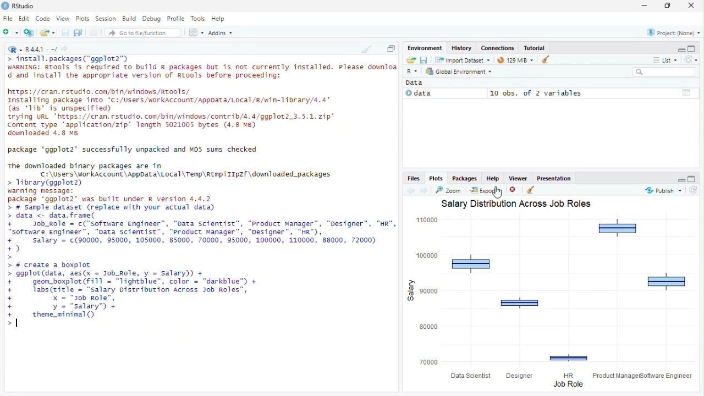 Image resolution: width=704 pixels, height=396 pixels. Describe the element at coordinates (498, 193) in the screenshot. I see `cursor` at that location.